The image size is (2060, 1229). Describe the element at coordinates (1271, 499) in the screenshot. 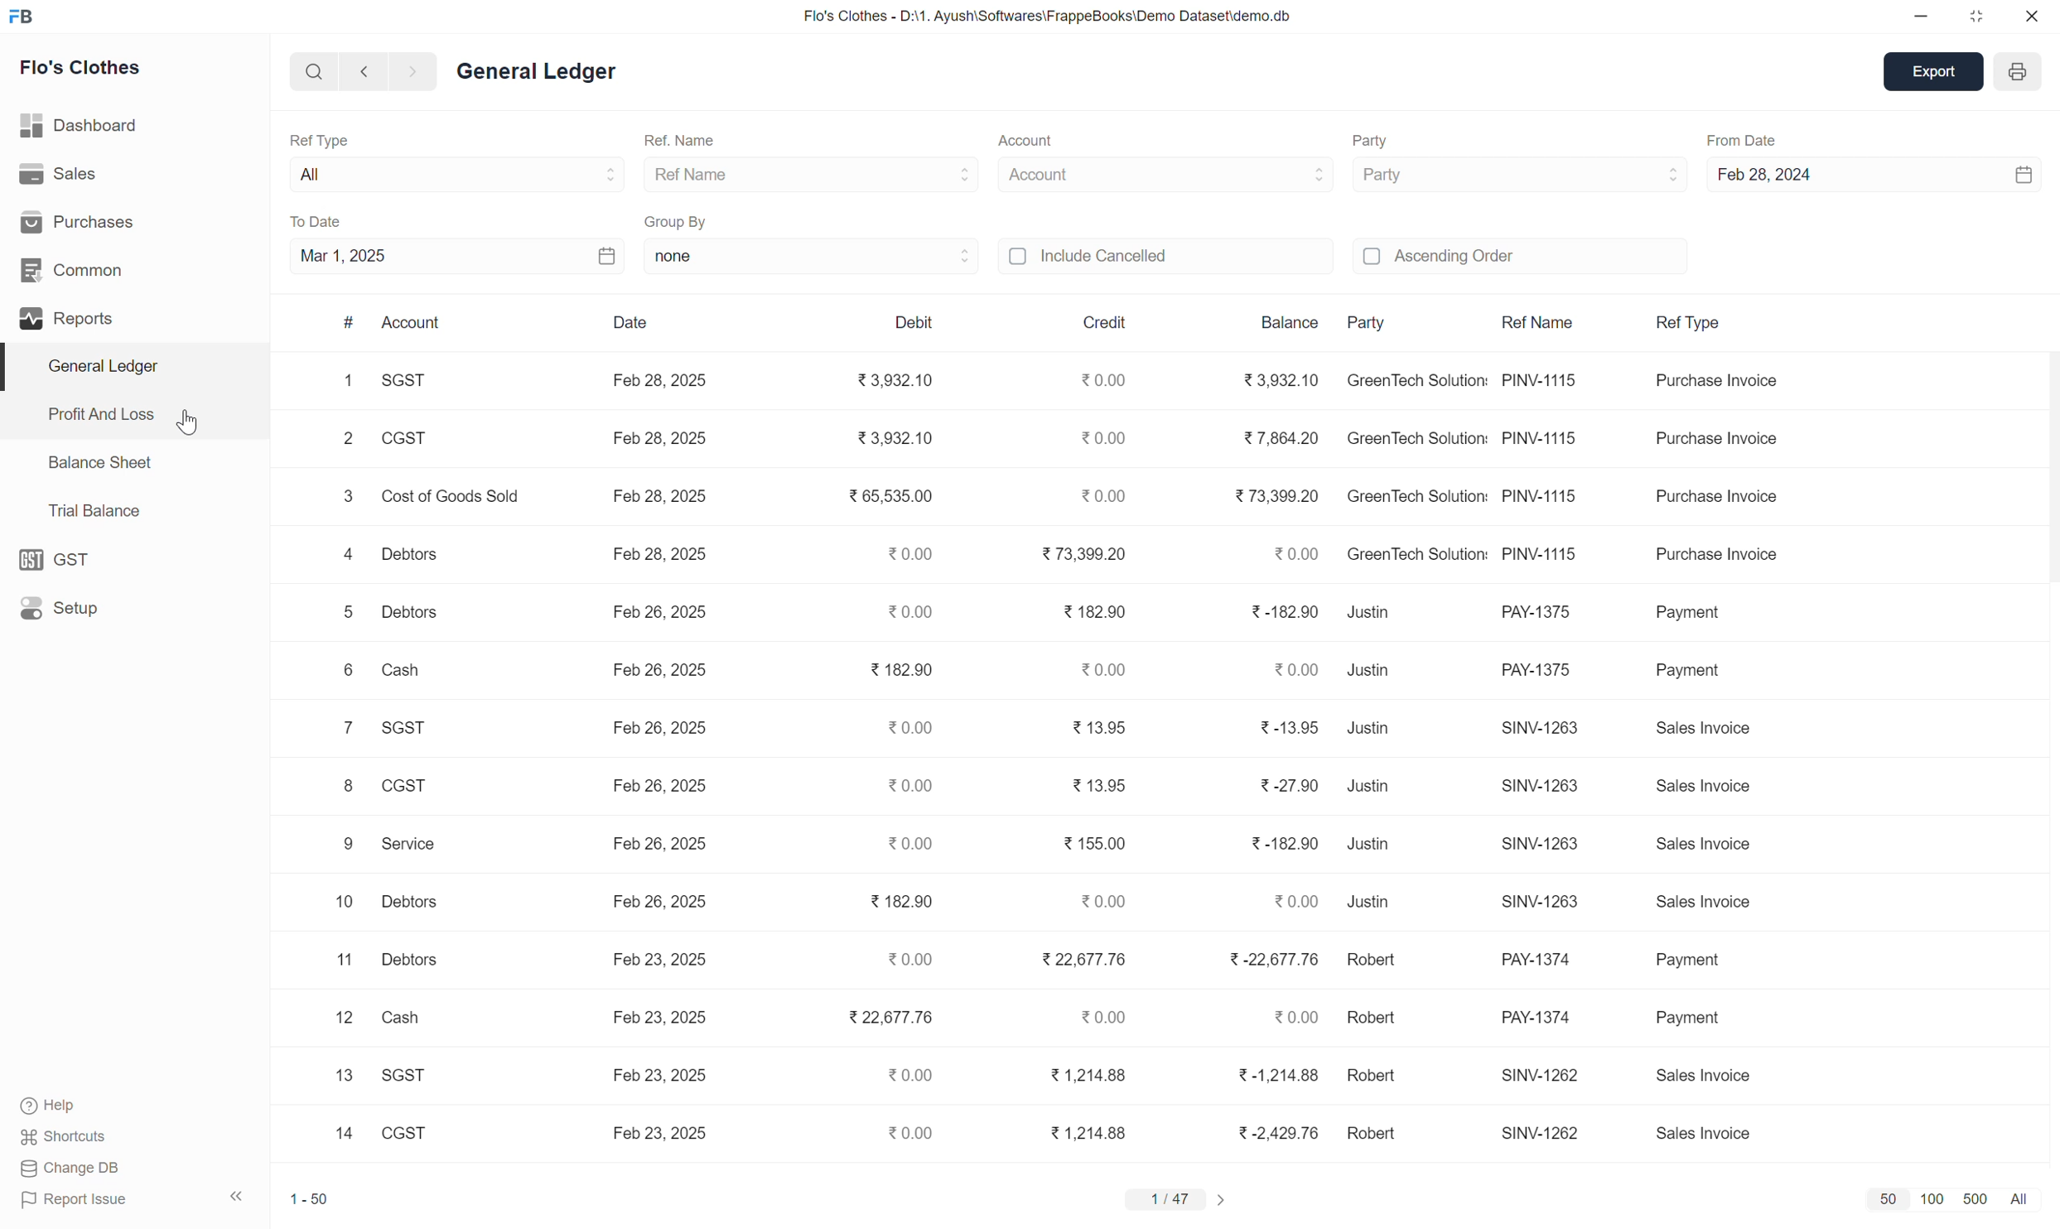

I see `₹73,399.20` at that location.